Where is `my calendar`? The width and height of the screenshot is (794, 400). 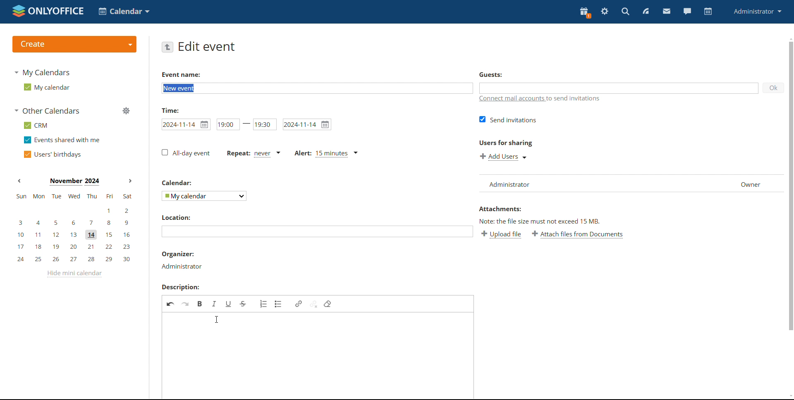
my calendar is located at coordinates (47, 87).